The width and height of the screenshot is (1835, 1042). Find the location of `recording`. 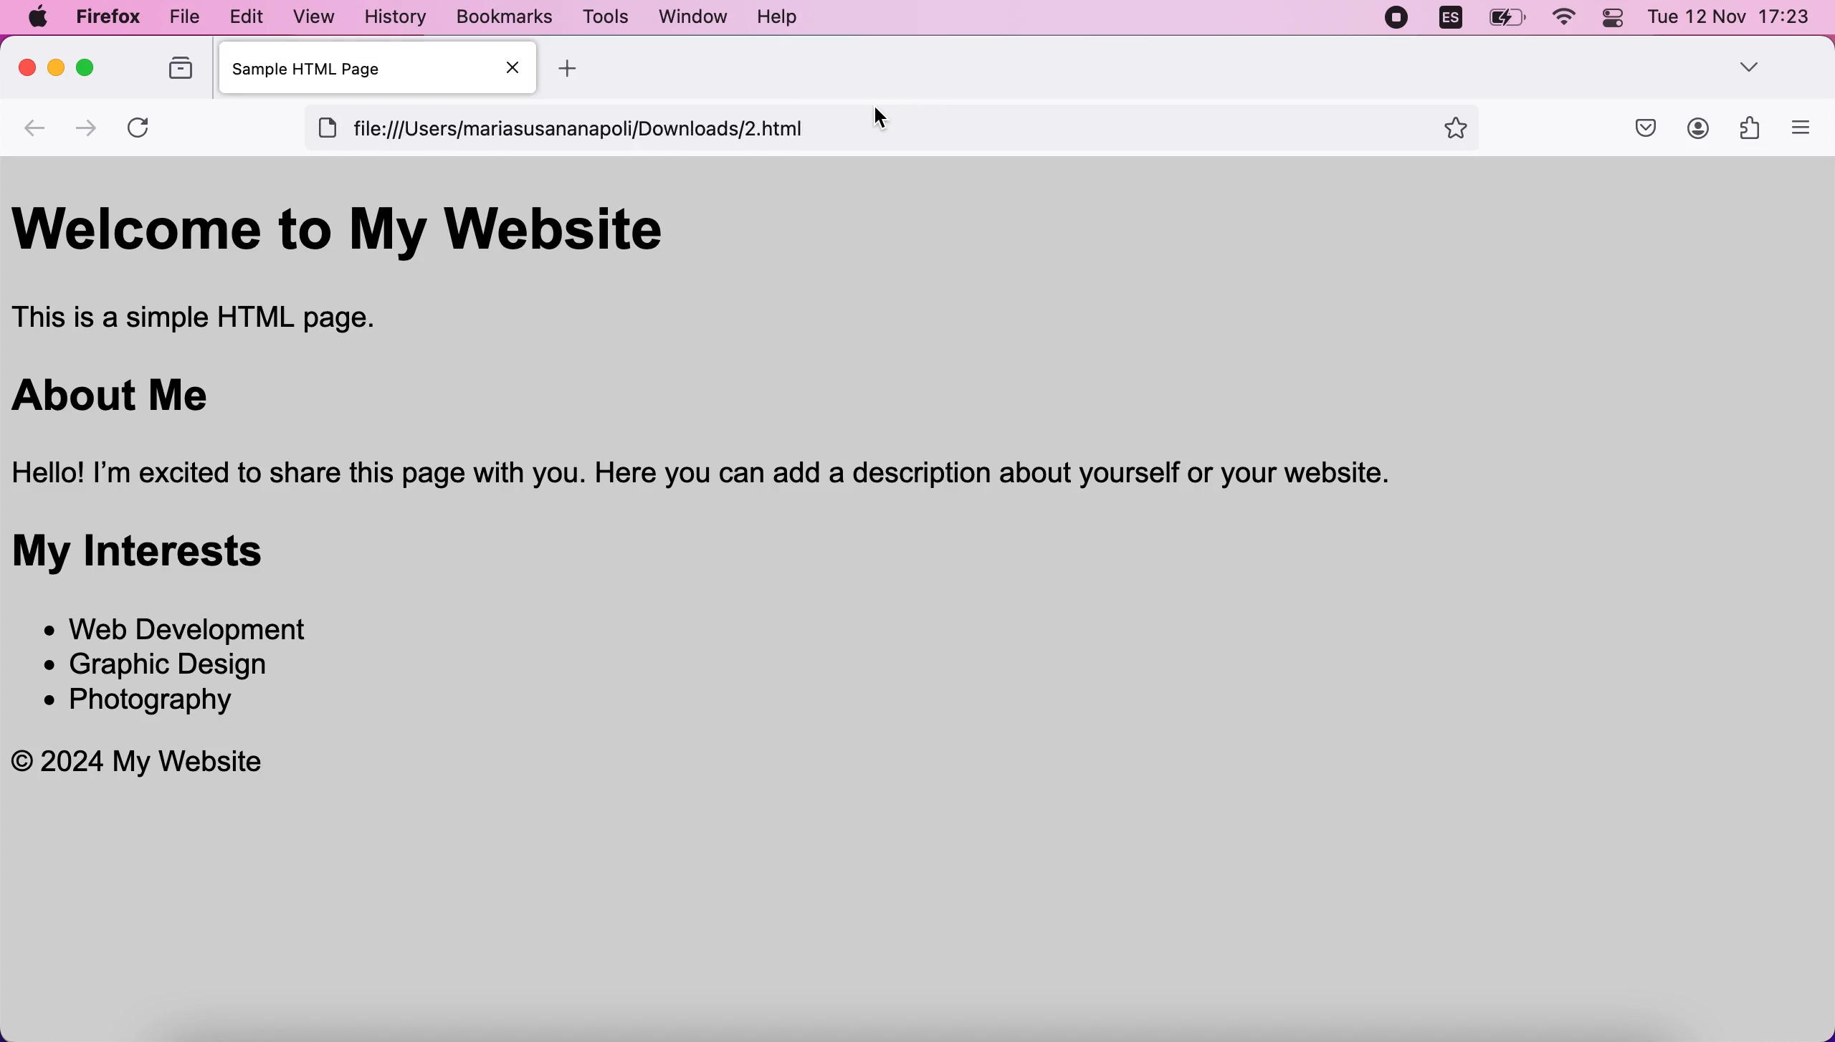

recording is located at coordinates (1396, 21).